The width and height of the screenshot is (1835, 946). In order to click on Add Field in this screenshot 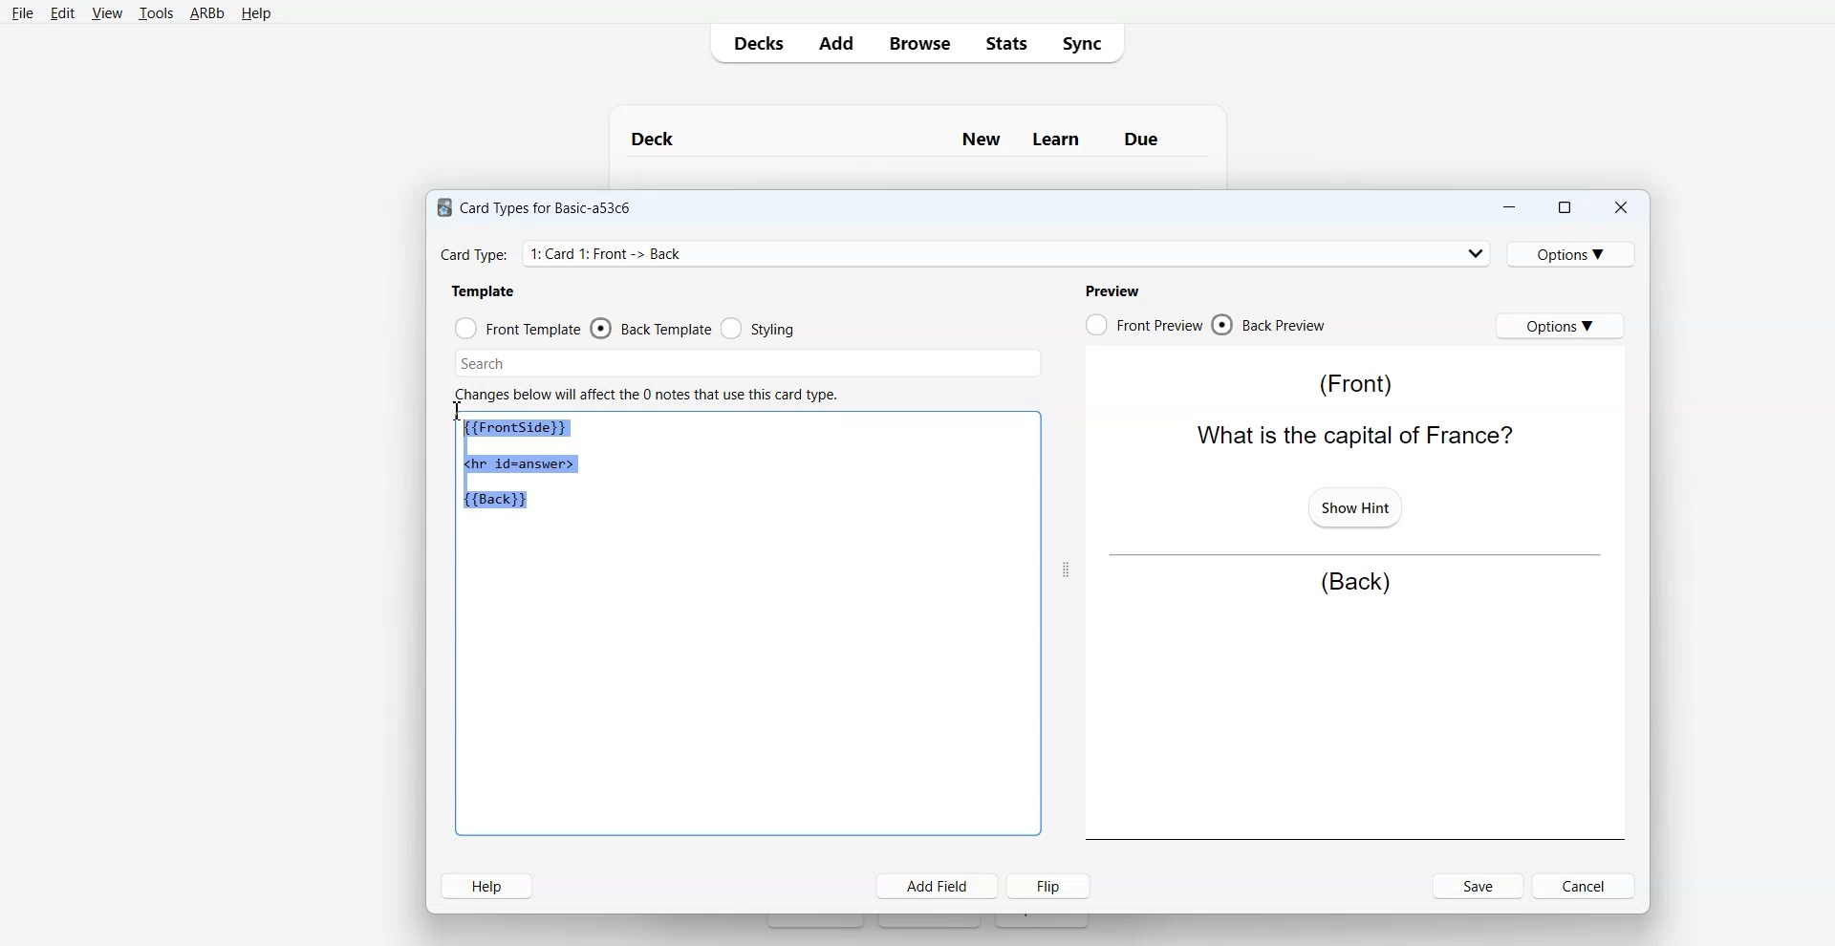, I will do `click(938, 886)`.